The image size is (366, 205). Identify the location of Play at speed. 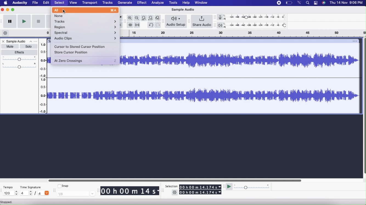
(229, 187).